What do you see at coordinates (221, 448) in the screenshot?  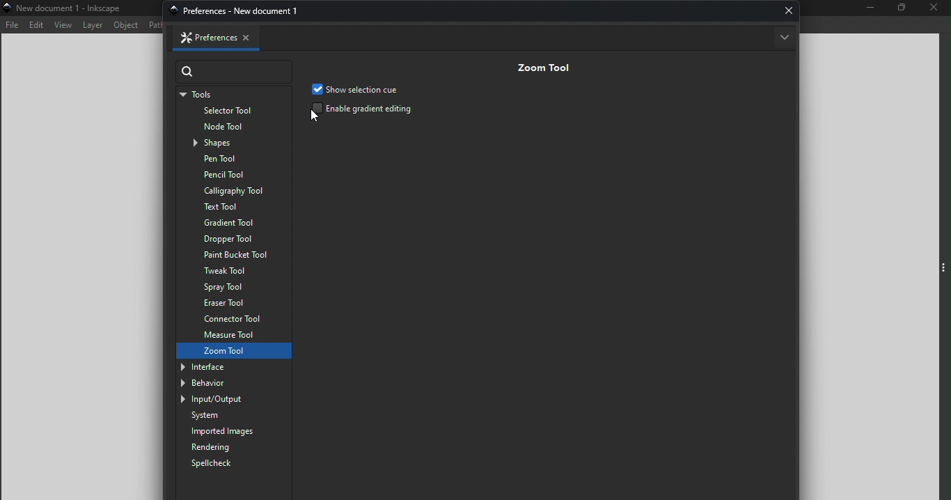 I see `Rendering` at bounding box center [221, 448].